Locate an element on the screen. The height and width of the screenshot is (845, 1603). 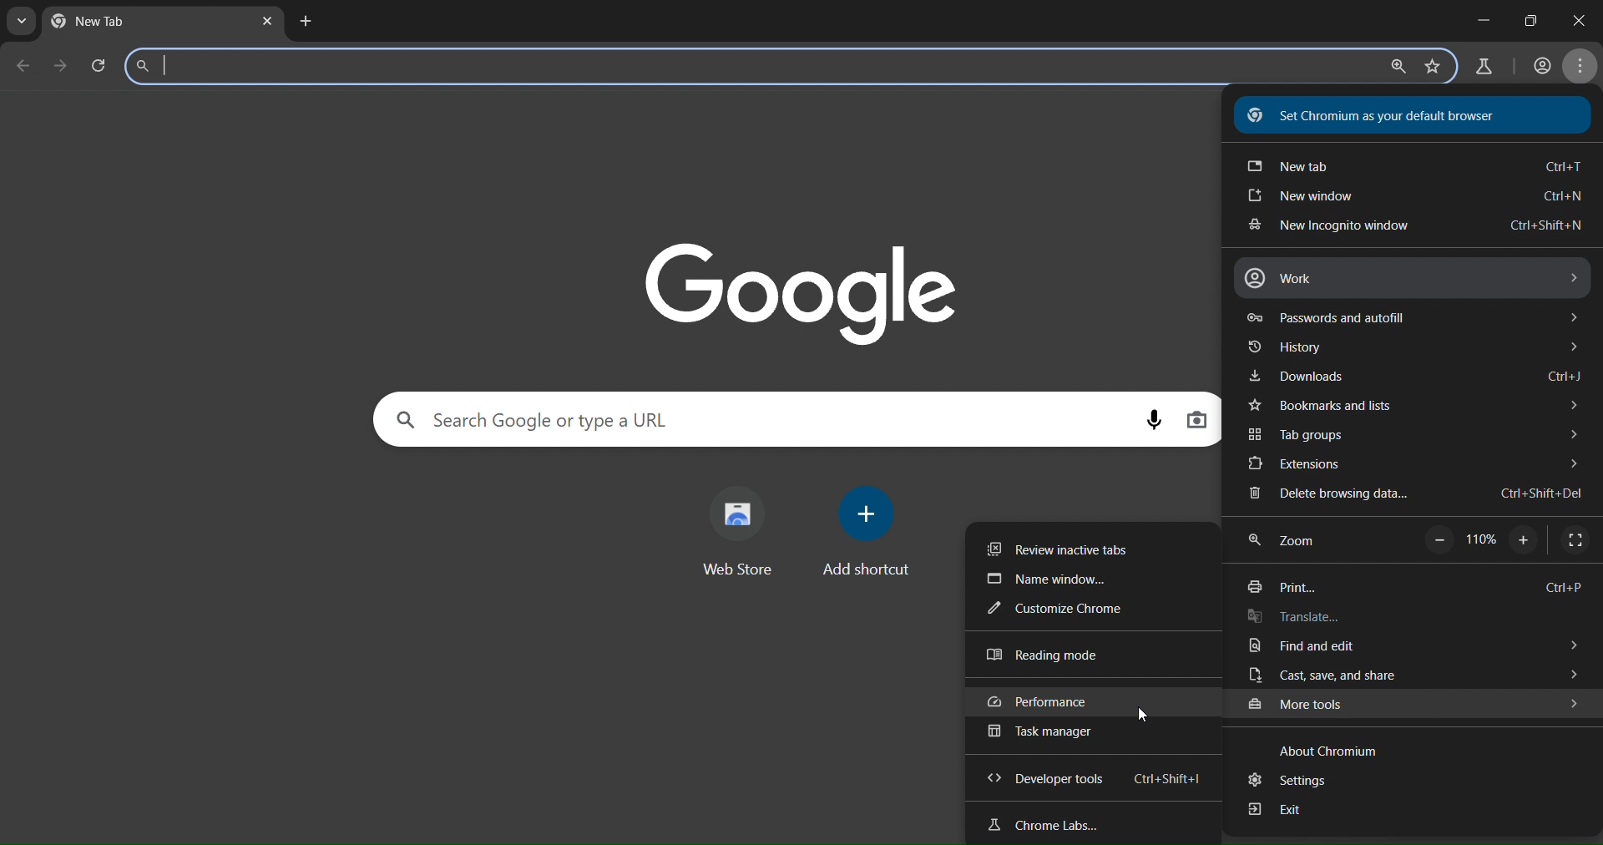
cursor is located at coordinates (1145, 716).